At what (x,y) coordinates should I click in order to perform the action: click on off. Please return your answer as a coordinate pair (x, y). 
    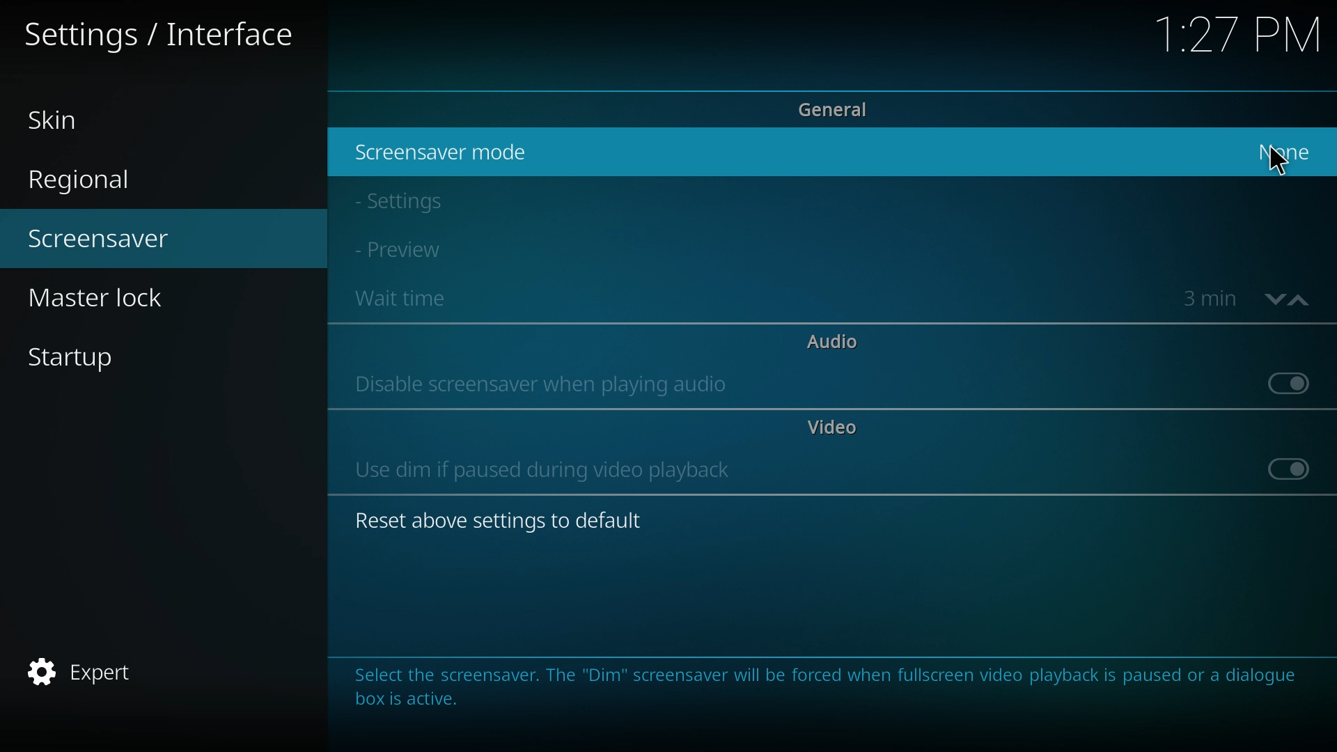
    Looking at the image, I should click on (1288, 383).